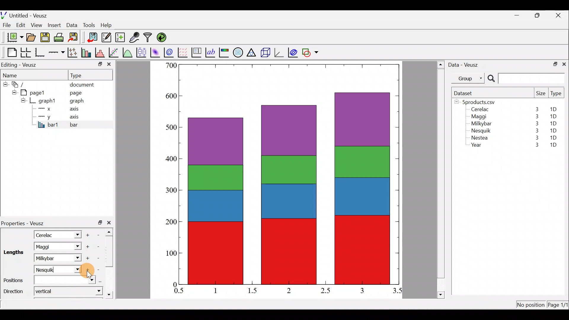 The width and height of the screenshot is (569, 320). What do you see at coordinates (14, 74) in the screenshot?
I see `Name` at bounding box center [14, 74].